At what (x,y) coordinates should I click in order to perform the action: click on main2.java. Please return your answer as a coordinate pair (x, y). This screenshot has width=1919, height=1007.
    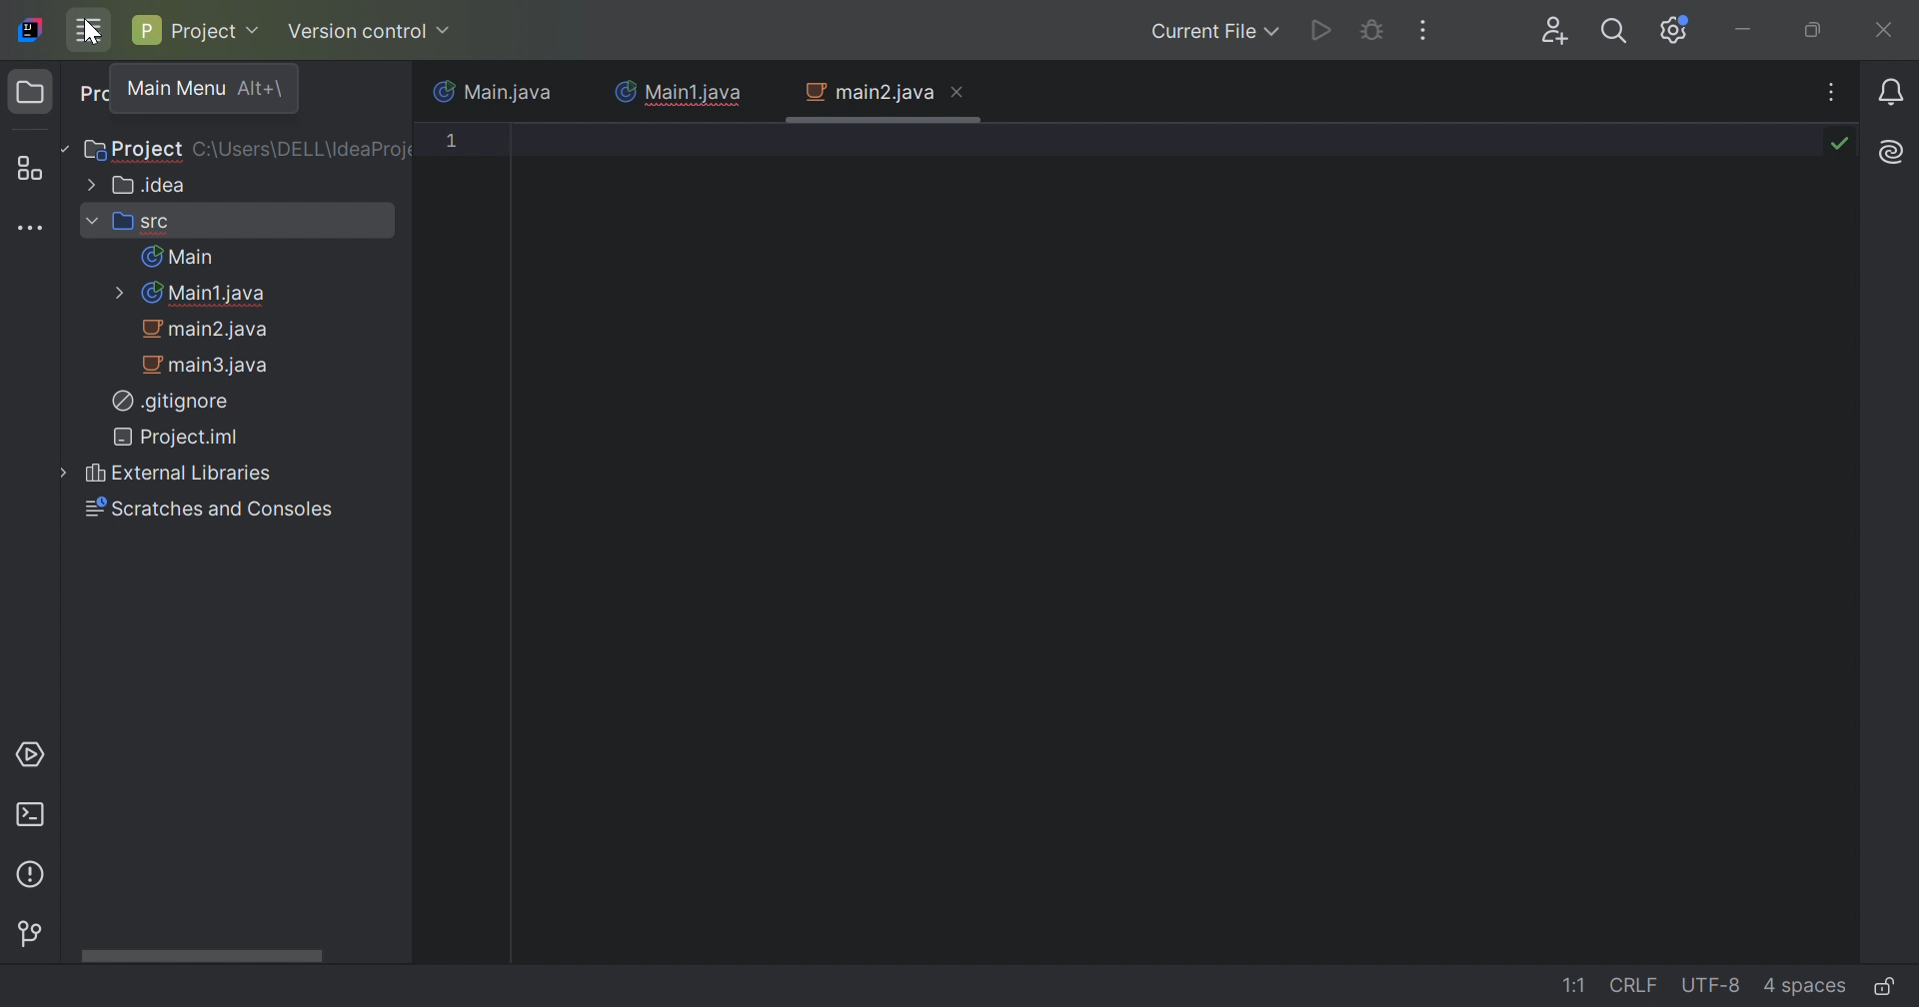
    Looking at the image, I should click on (864, 92).